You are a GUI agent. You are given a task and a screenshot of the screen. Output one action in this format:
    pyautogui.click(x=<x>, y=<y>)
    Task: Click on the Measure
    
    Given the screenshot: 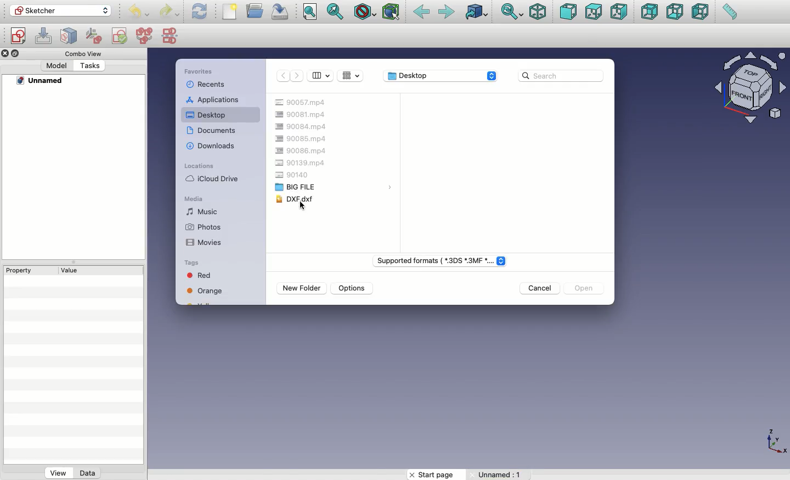 What is the action you would take?
    pyautogui.click(x=730, y=12)
    